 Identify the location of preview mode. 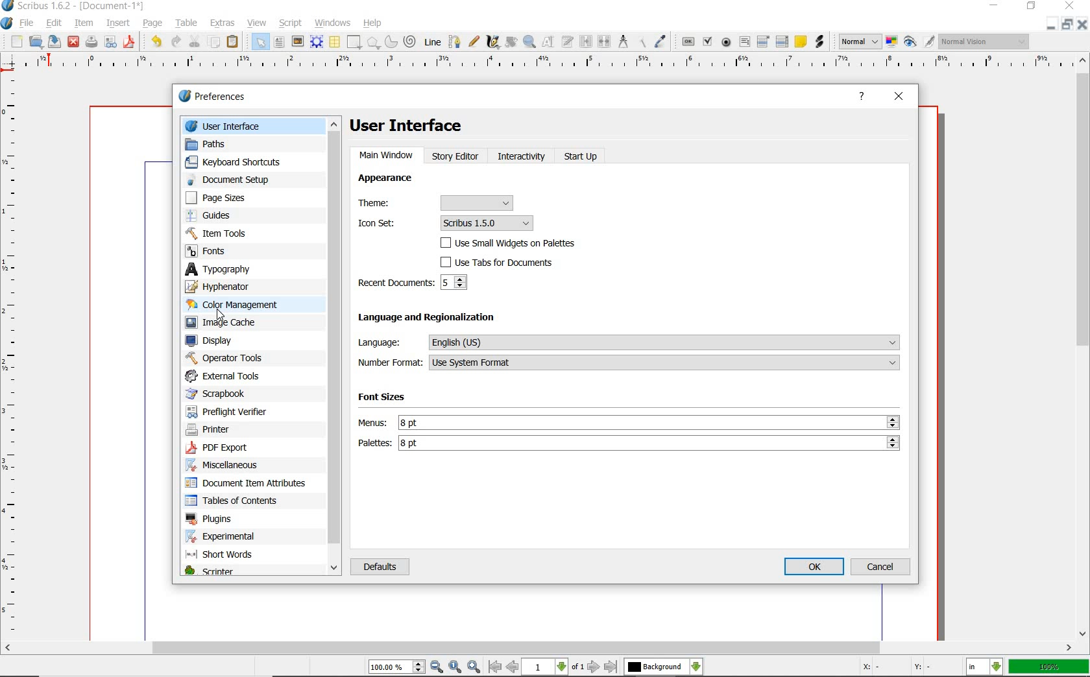
(919, 43).